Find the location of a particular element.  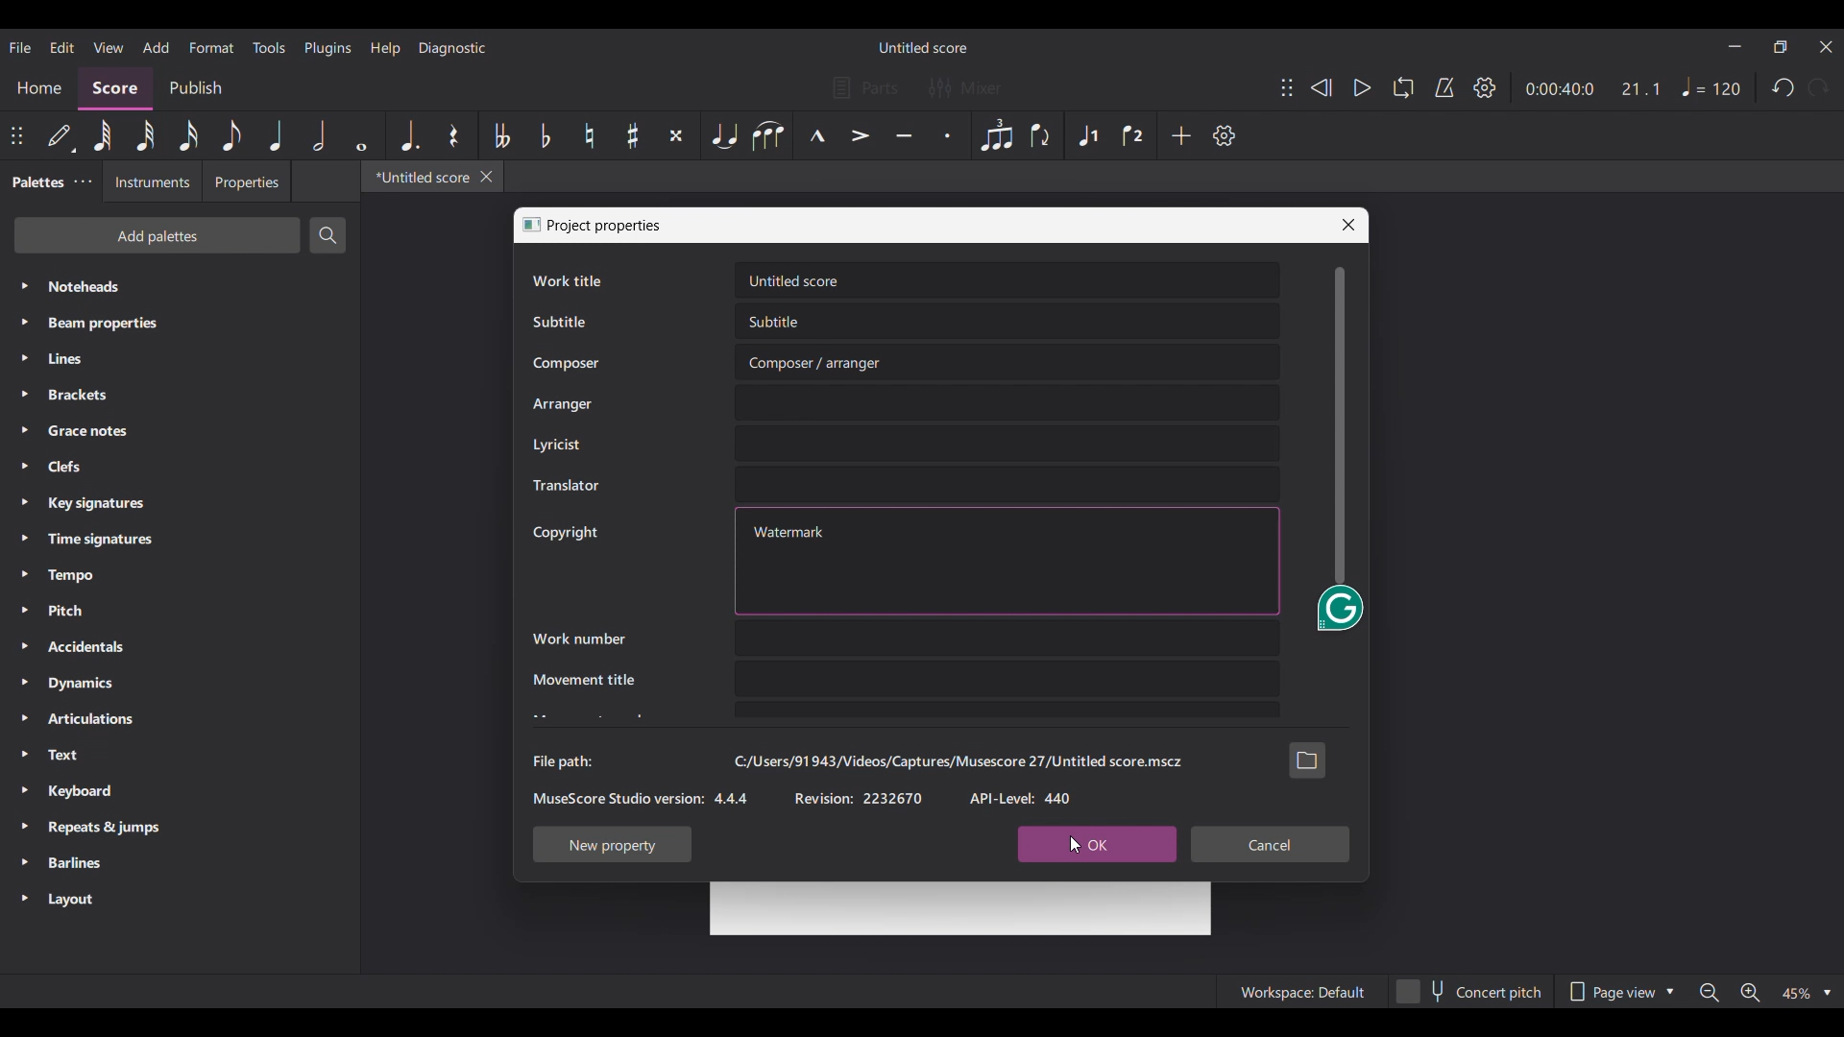

Slur is located at coordinates (769, 135).